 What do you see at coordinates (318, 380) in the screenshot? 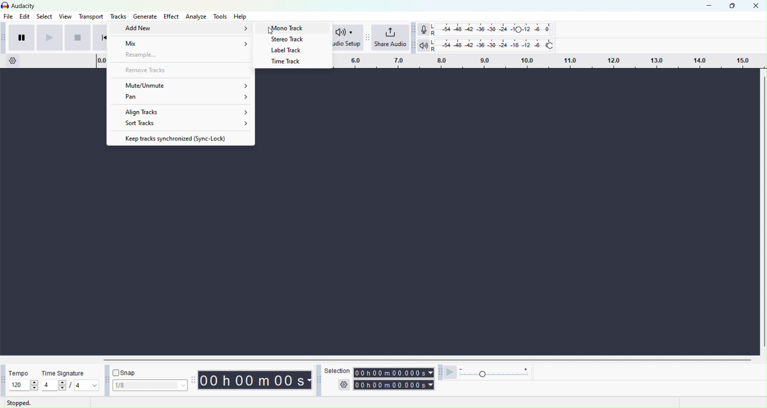
I see `Audacity selection toolbar` at bounding box center [318, 380].